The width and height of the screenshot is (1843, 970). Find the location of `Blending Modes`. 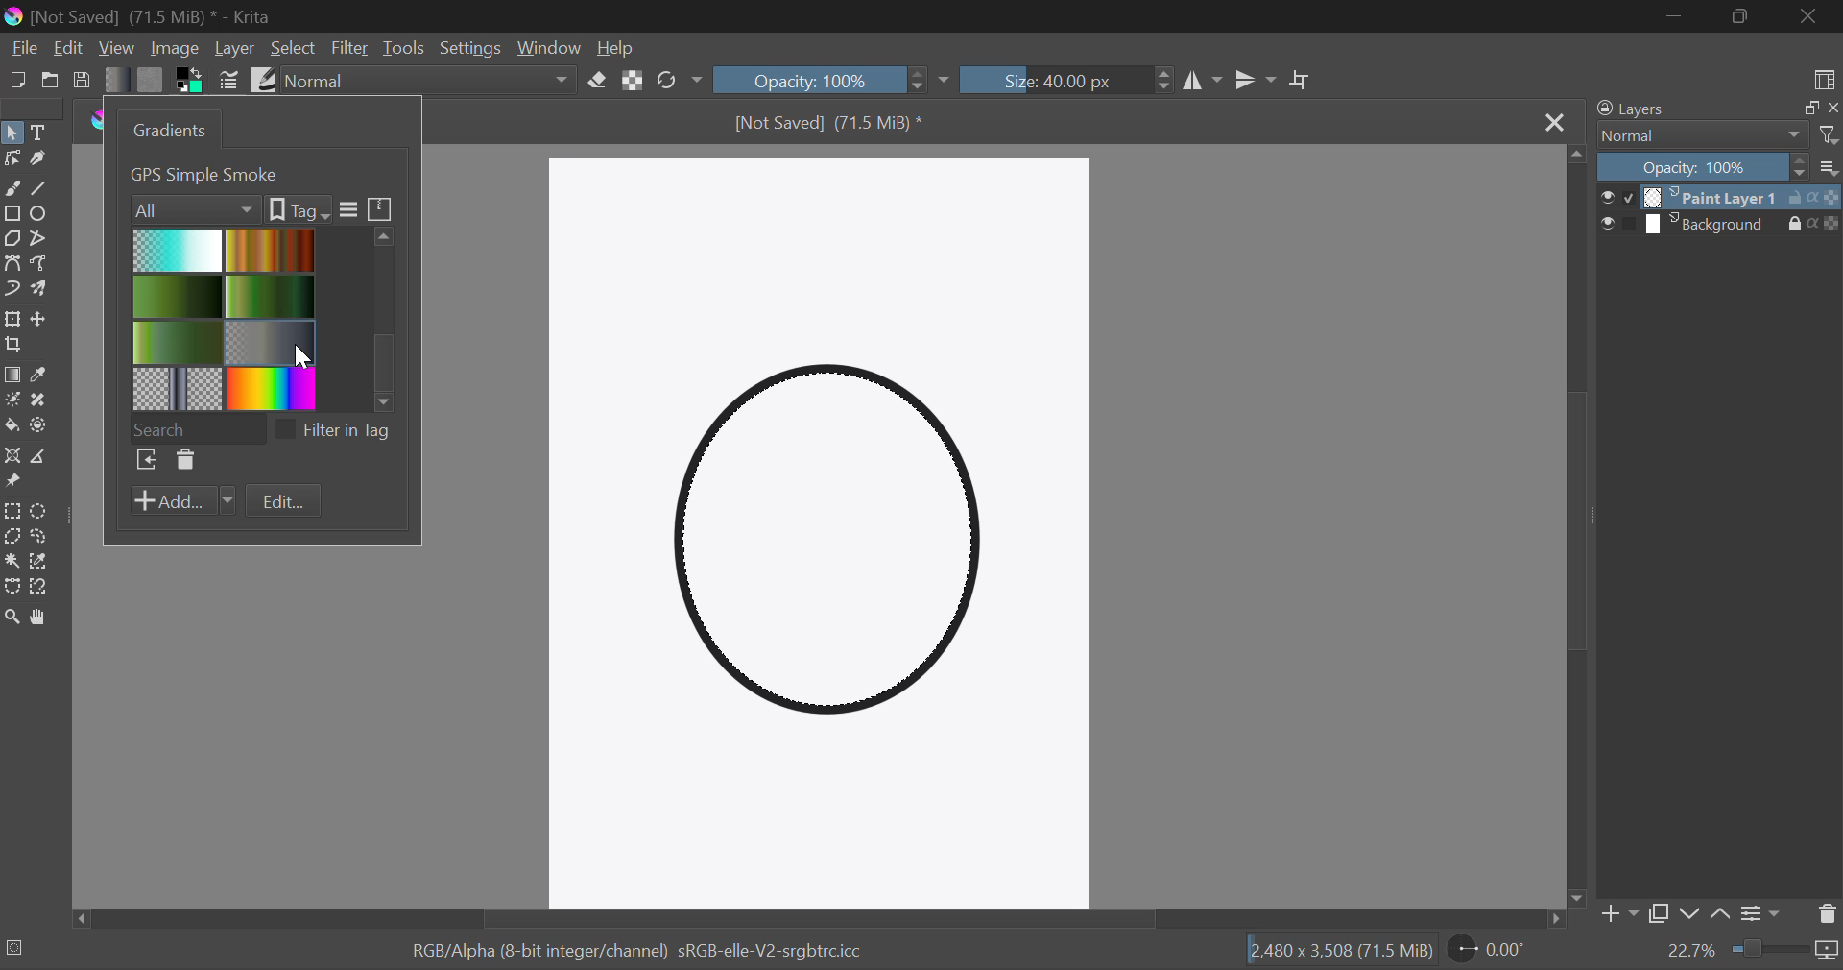

Blending Modes is located at coordinates (427, 79).